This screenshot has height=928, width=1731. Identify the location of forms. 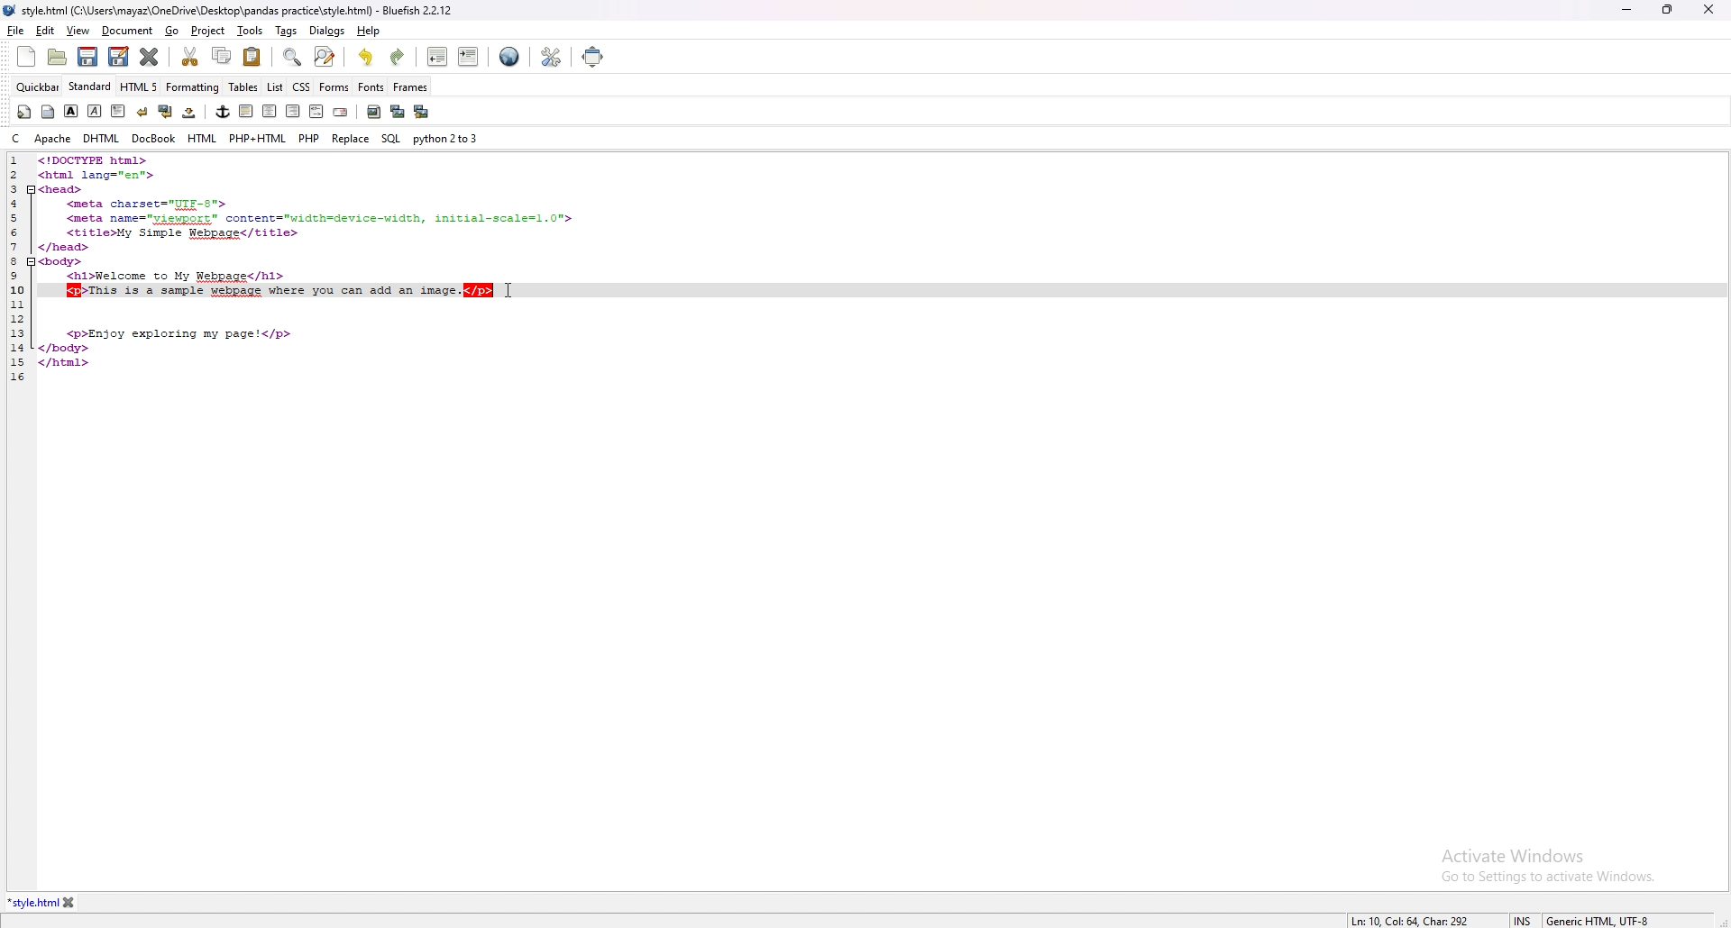
(334, 87).